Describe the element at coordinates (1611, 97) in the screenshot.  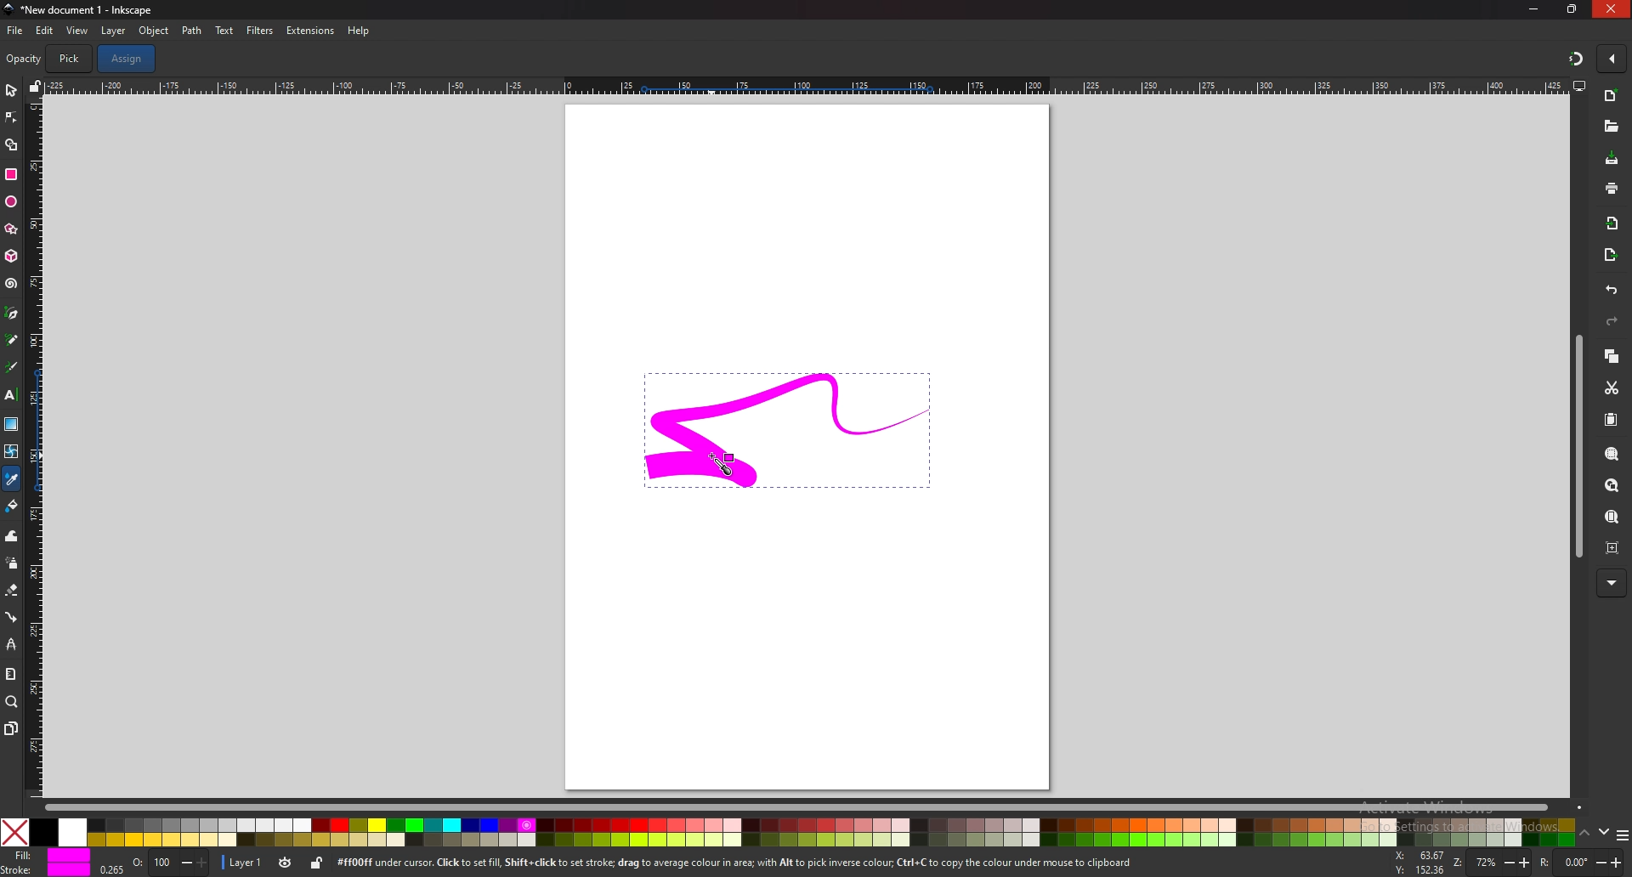
I see `new` at that location.